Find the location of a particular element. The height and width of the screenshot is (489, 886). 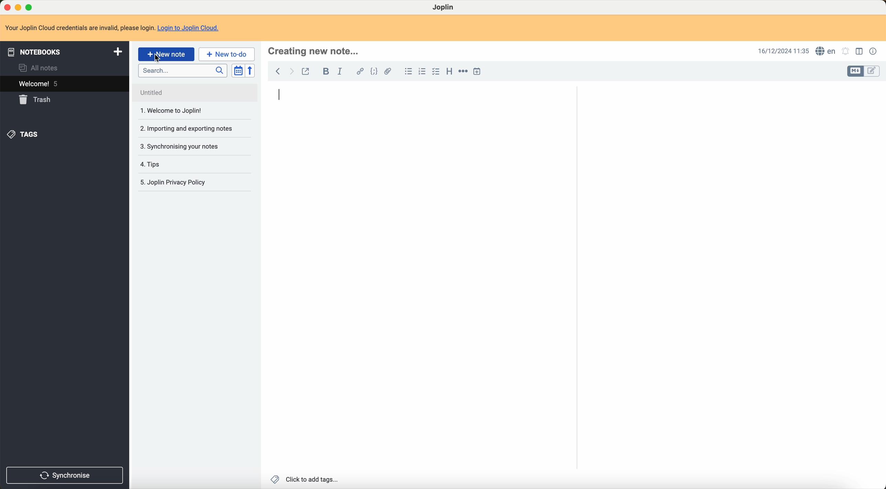

toggle sort order field is located at coordinates (237, 71).